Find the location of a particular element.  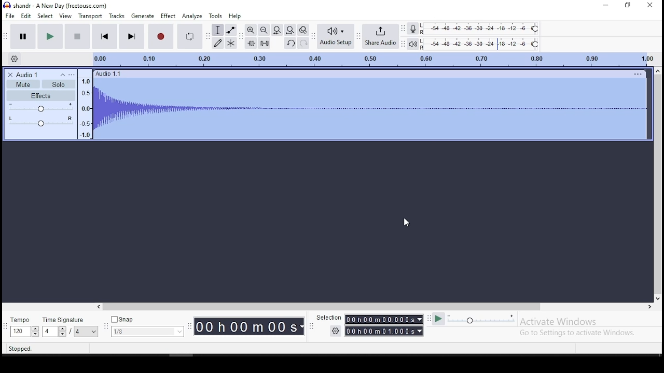

envelope tool is located at coordinates (231, 30).